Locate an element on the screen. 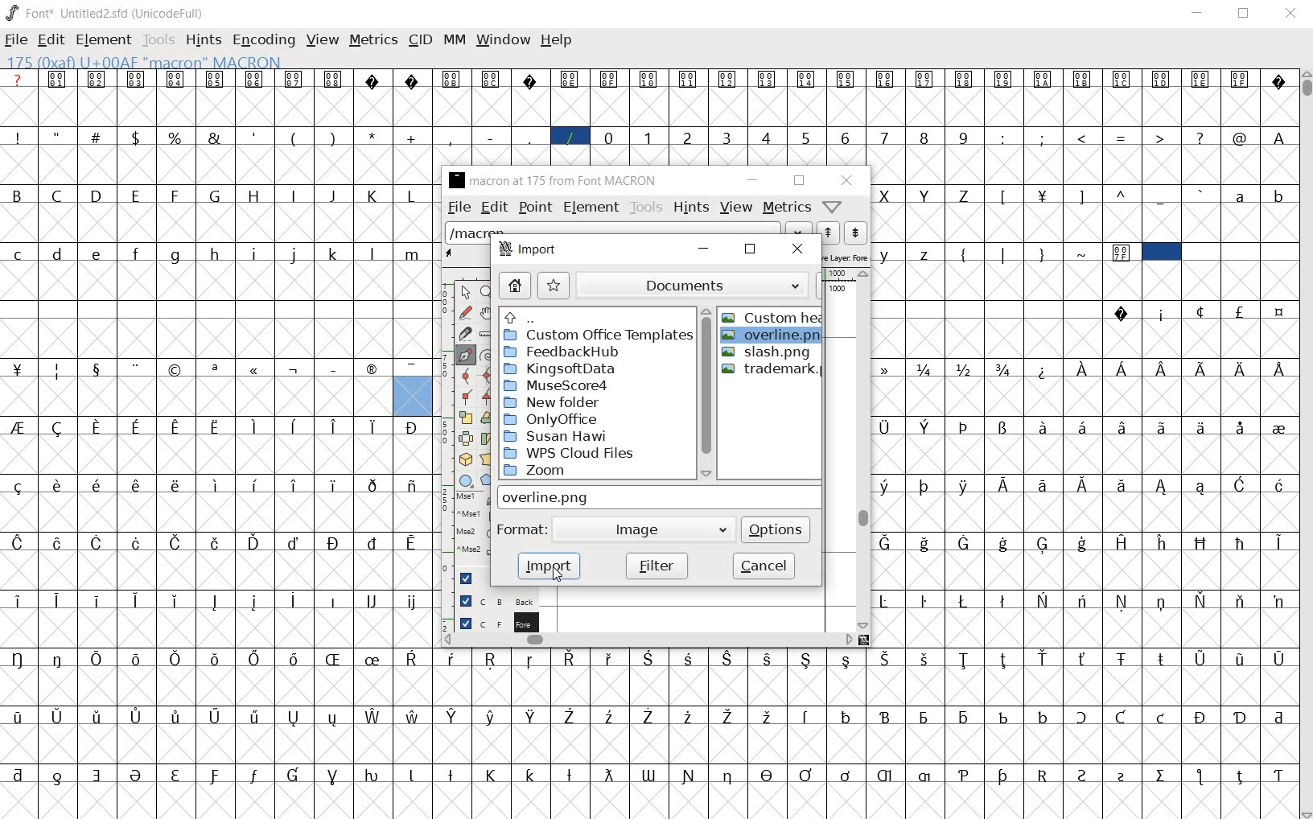  6 is located at coordinates (846, 138).